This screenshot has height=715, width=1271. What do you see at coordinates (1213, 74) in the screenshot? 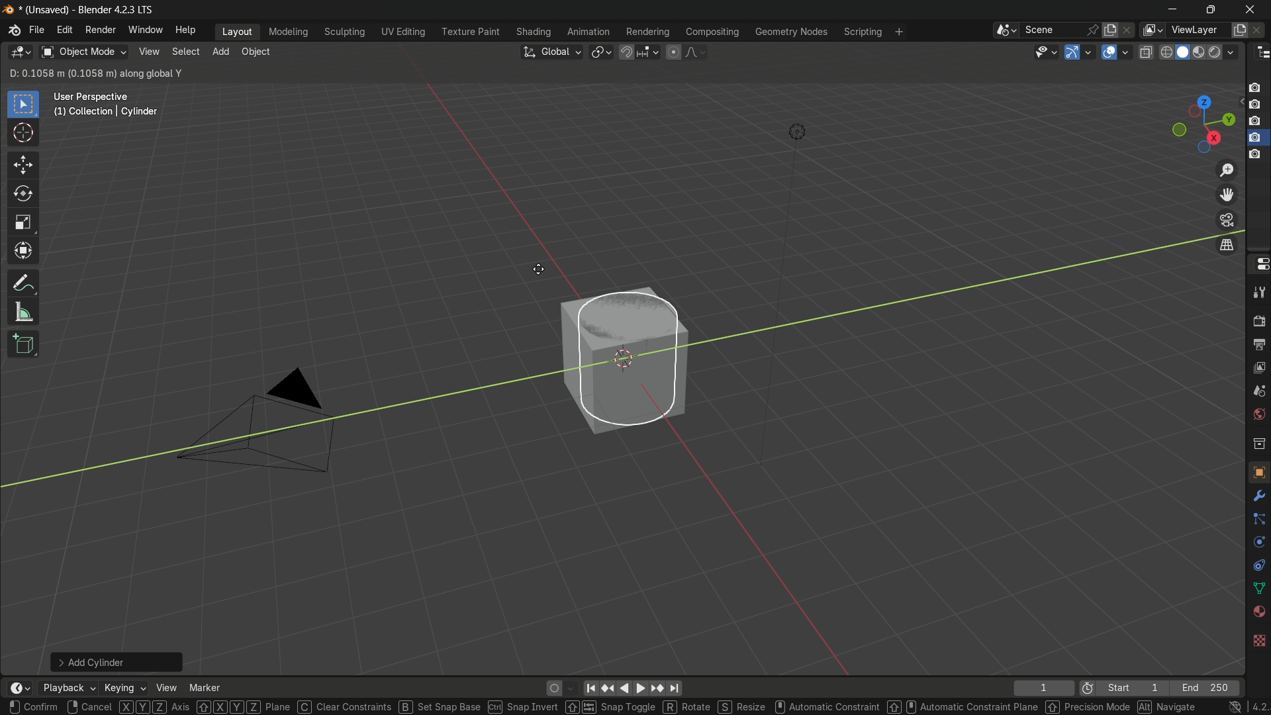
I see `options` at bounding box center [1213, 74].